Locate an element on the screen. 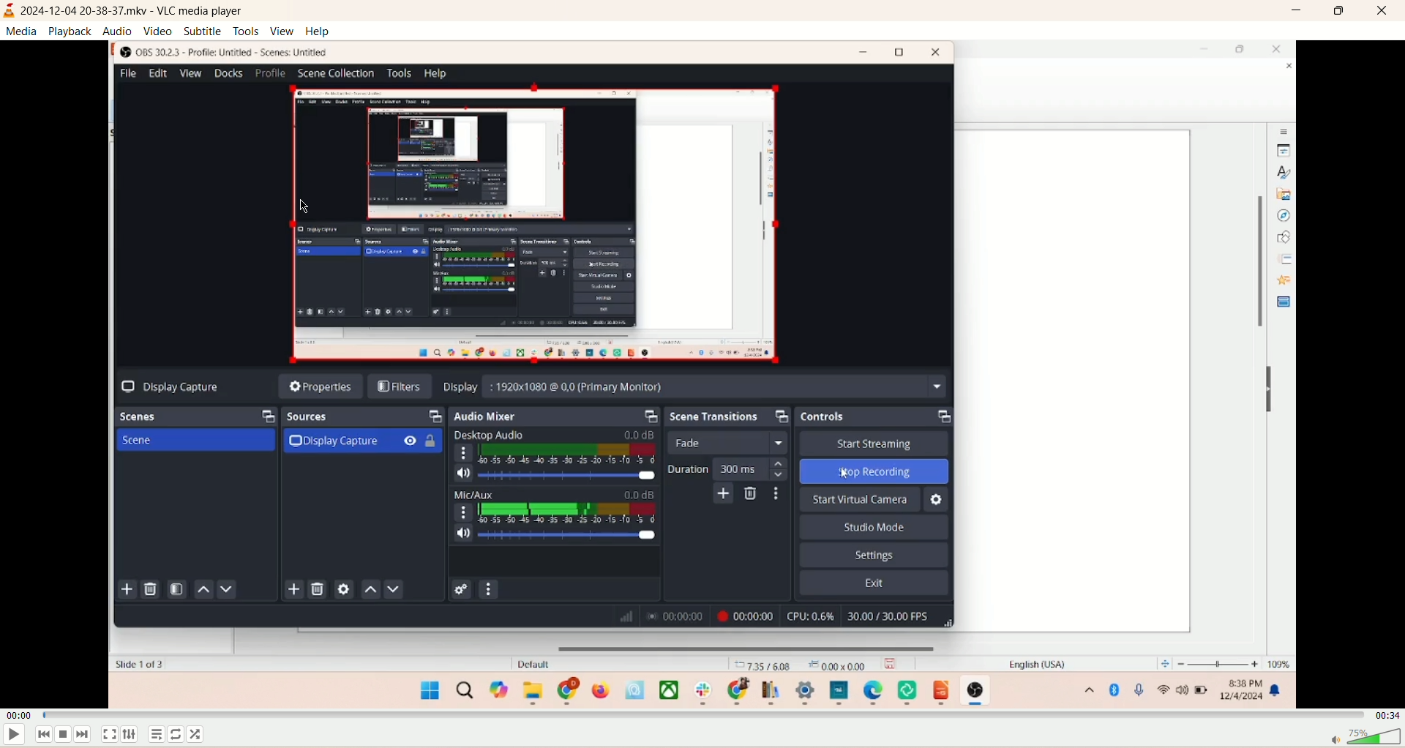 This screenshot has width=1405, height=748. tools is located at coordinates (247, 31).